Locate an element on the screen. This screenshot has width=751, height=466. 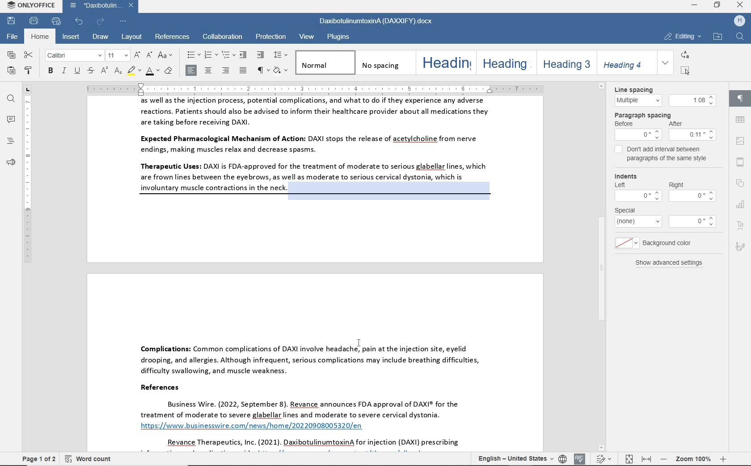
spell checking is located at coordinates (580, 459).